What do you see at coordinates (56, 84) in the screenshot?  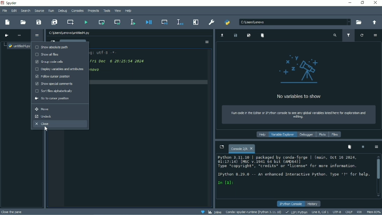 I see `Show special comments` at bounding box center [56, 84].